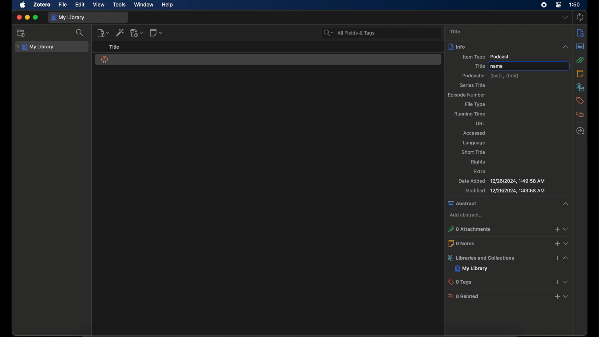  I want to click on notes, so click(582, 73).